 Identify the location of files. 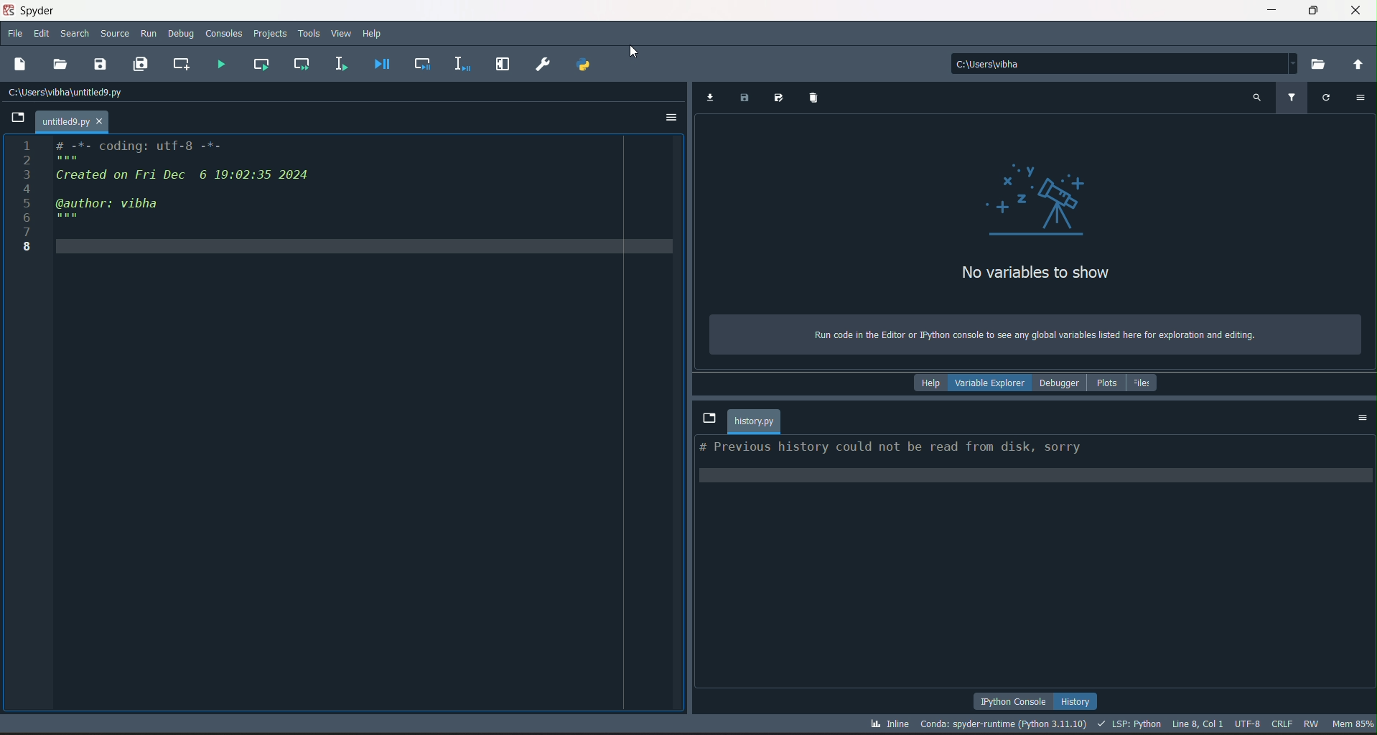
(1146, 382).